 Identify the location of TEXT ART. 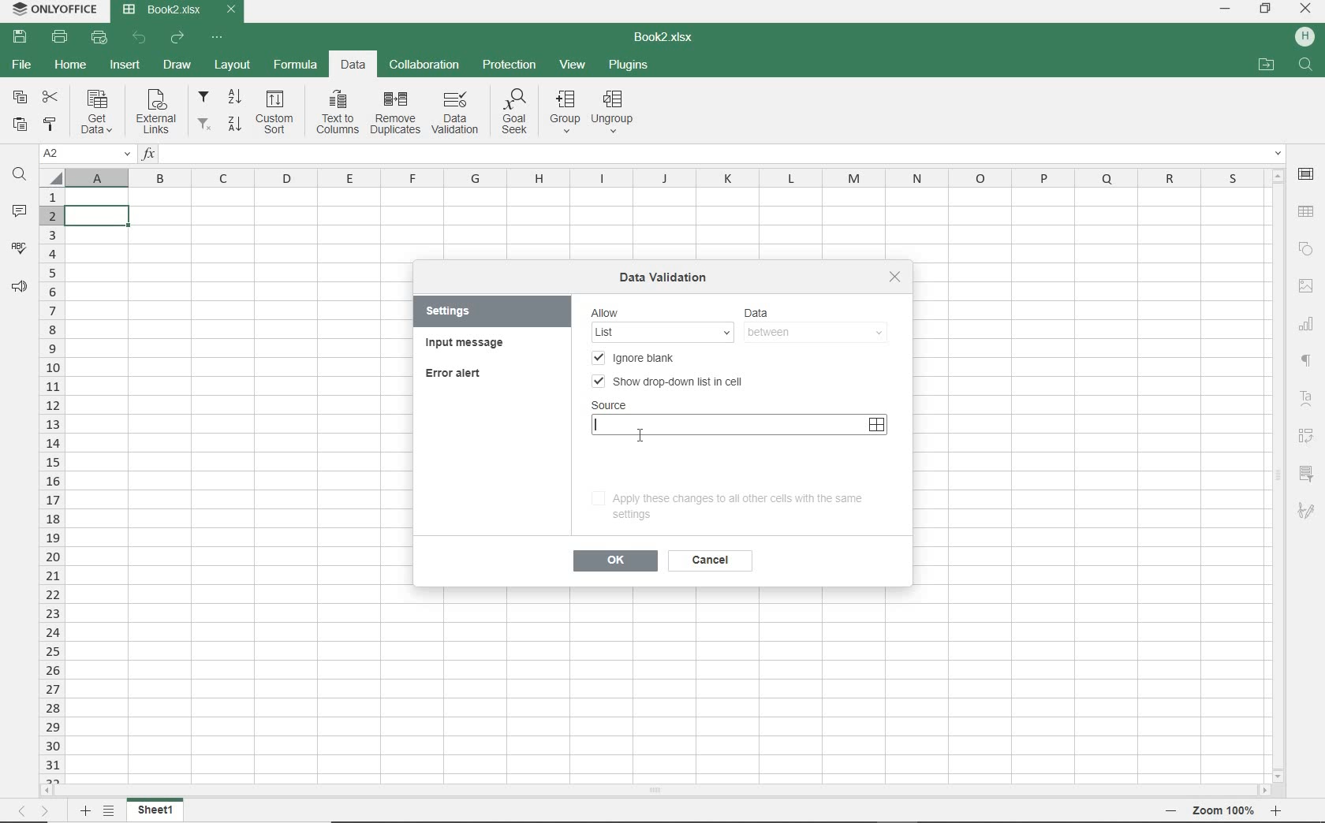
(1307, 400).